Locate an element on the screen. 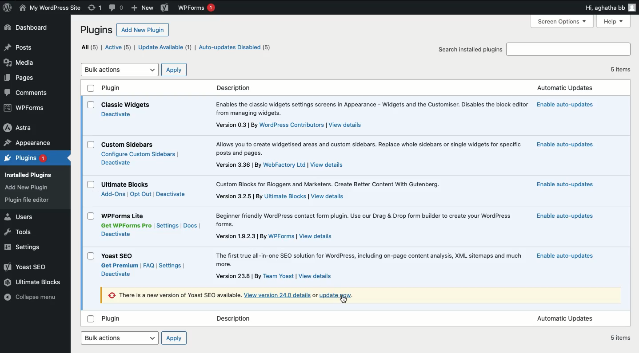  Plugins is located at coordinates (28, 188).